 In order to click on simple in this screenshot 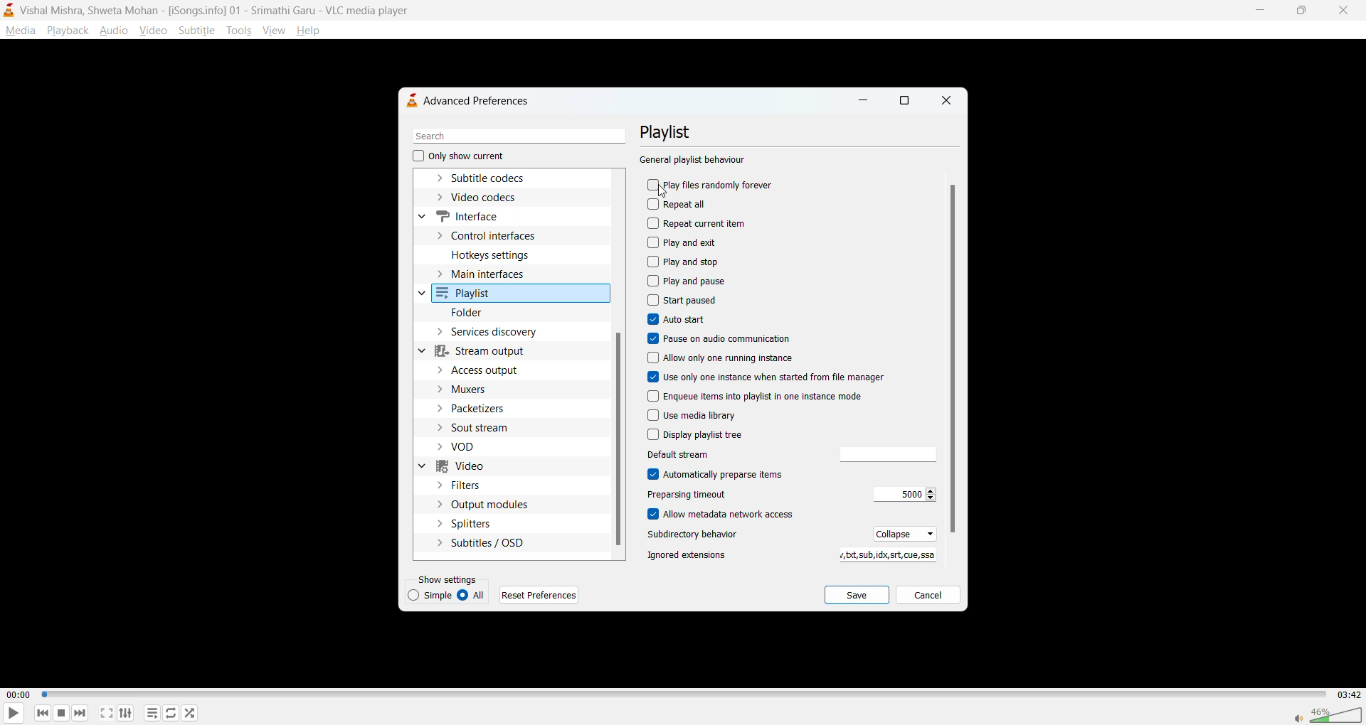, I will do `click(432, 595)`.